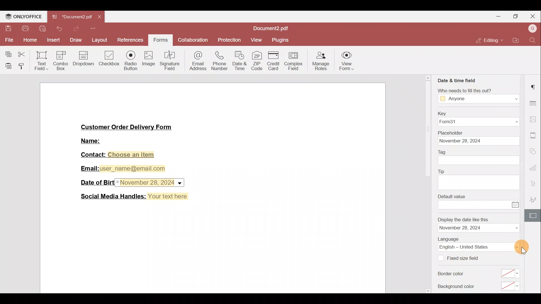 The width and height of the screenshot is (541, 304). Describe the element at coordinates (523, 250) in the screenshot. I see `cursor` at that location.